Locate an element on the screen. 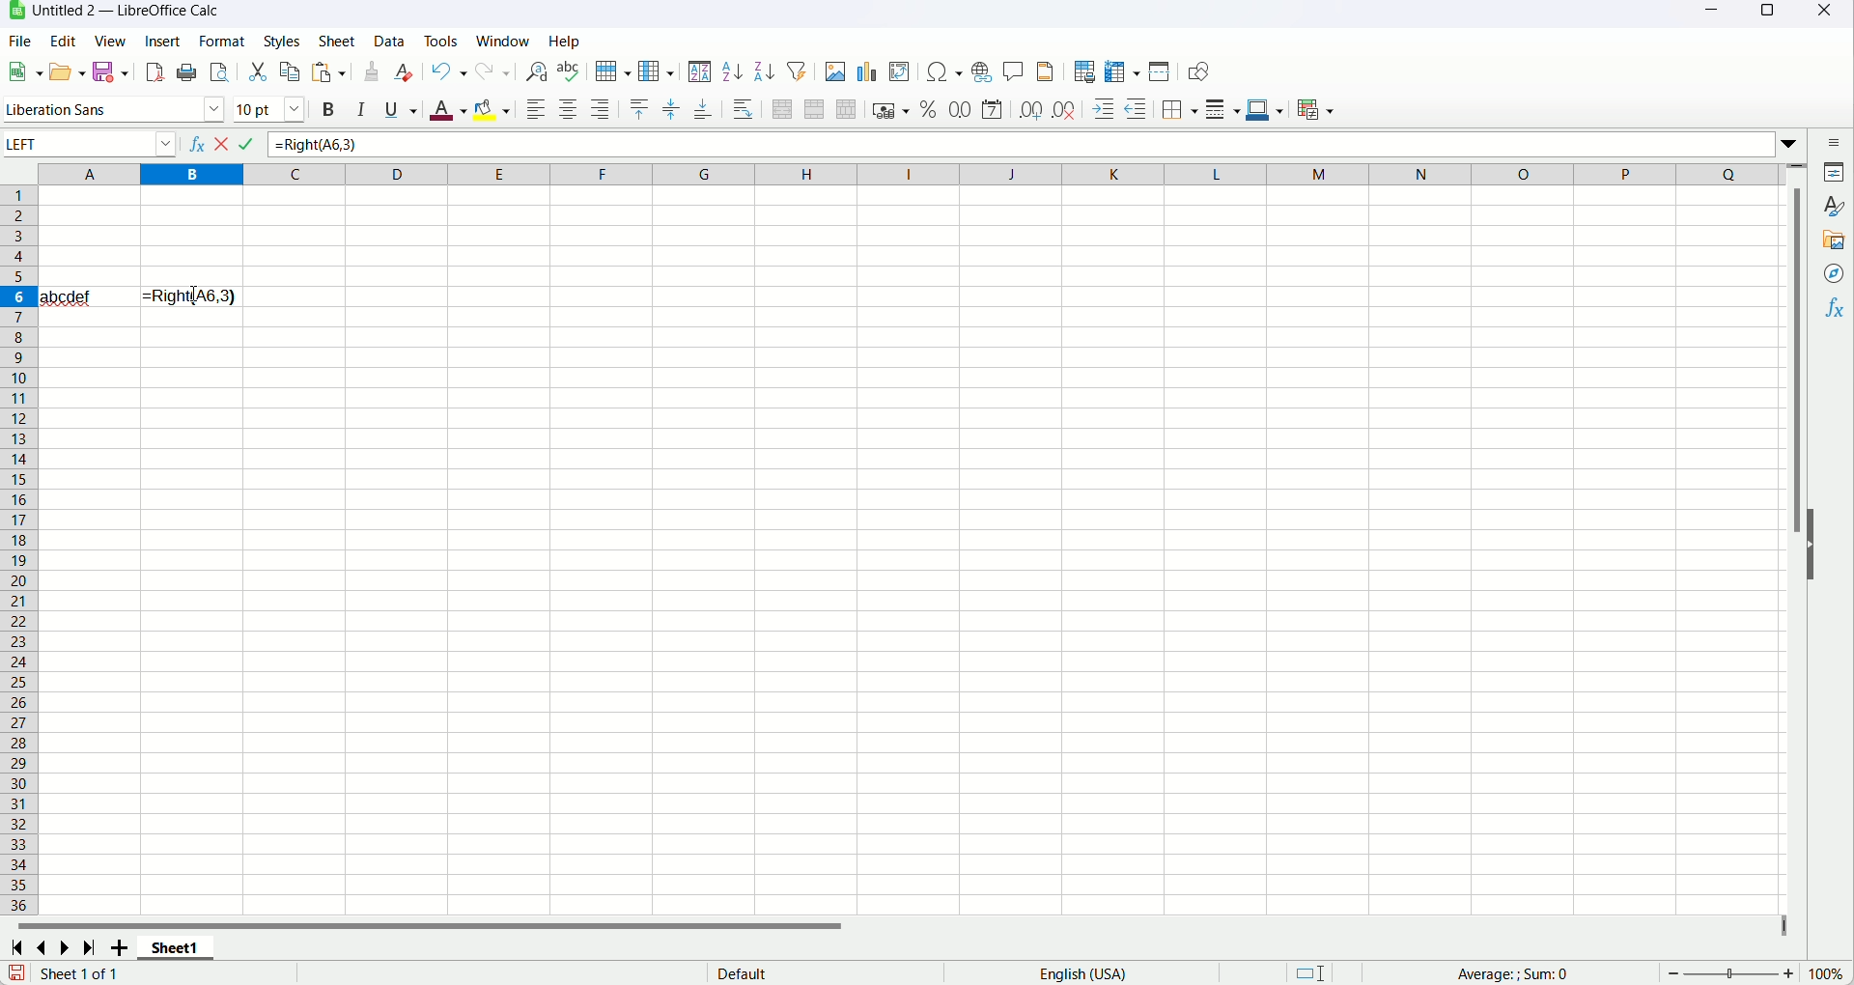 This screenshot has width=1854, height=985. align right is located at coordinates (600, 109).